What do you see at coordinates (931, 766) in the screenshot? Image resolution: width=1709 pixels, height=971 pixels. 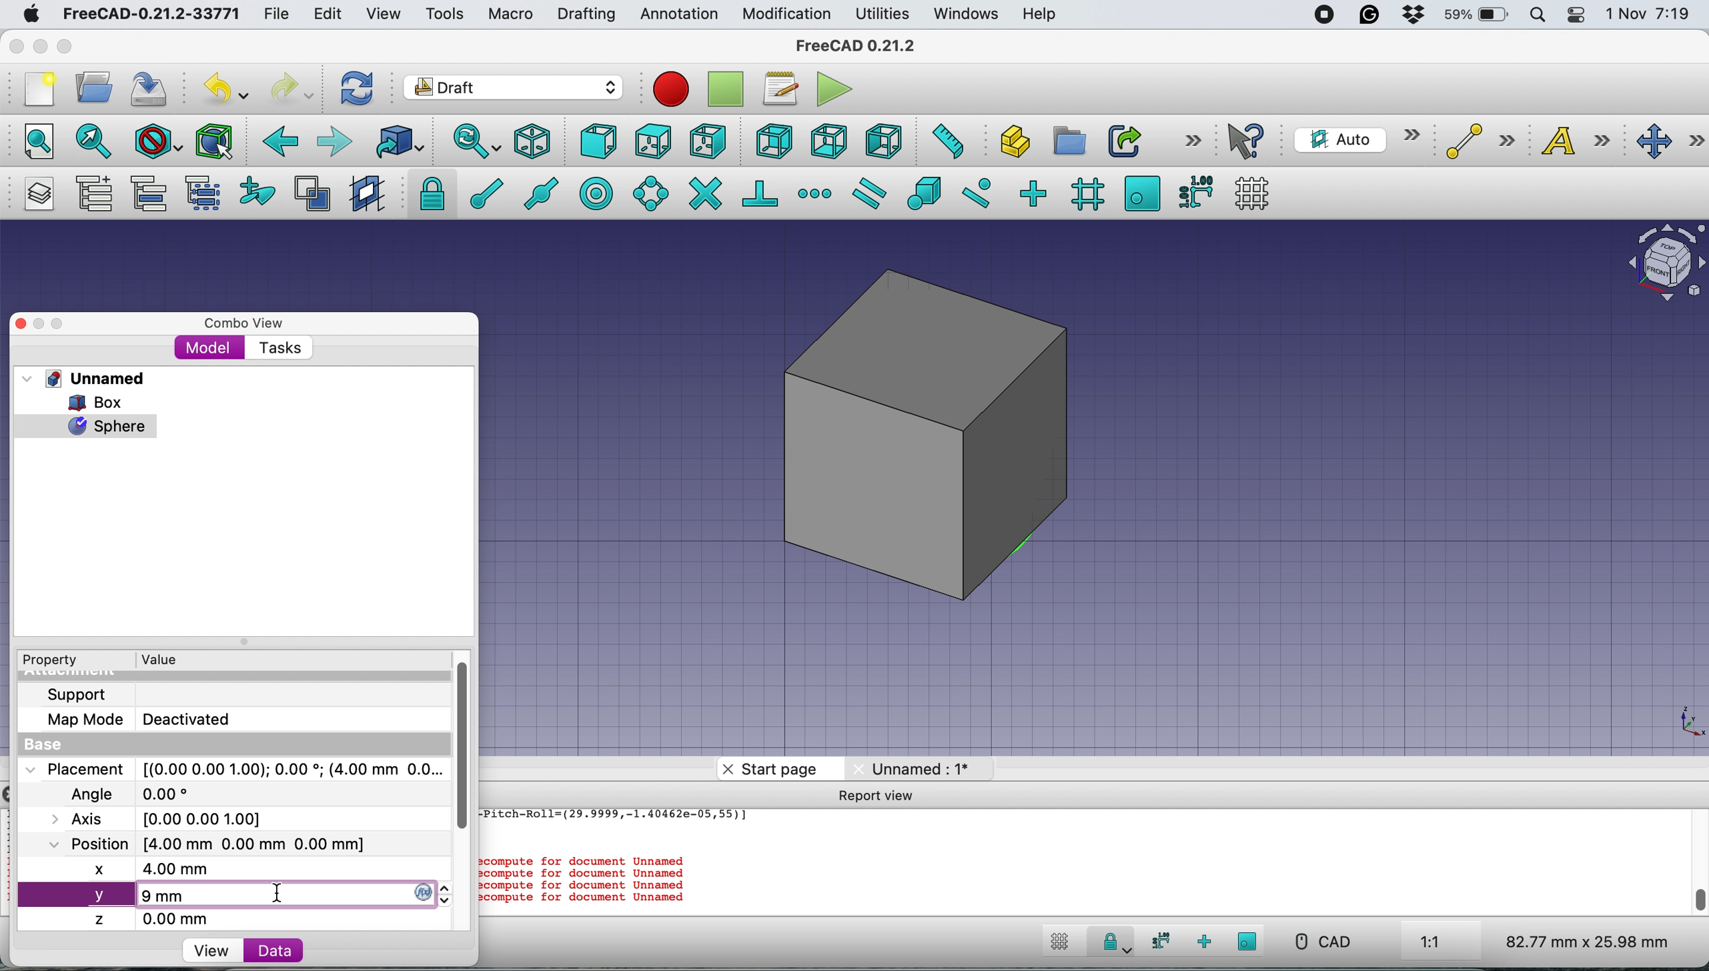 I see `unnamed` at bounding box center [931, 766].